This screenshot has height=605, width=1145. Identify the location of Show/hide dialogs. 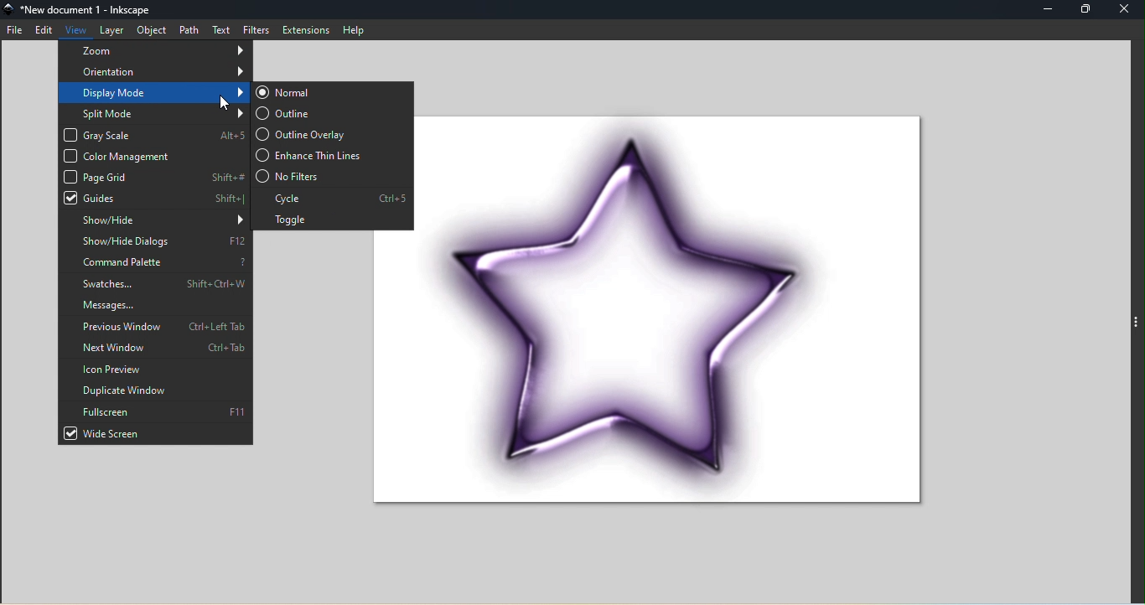
(155, 241).